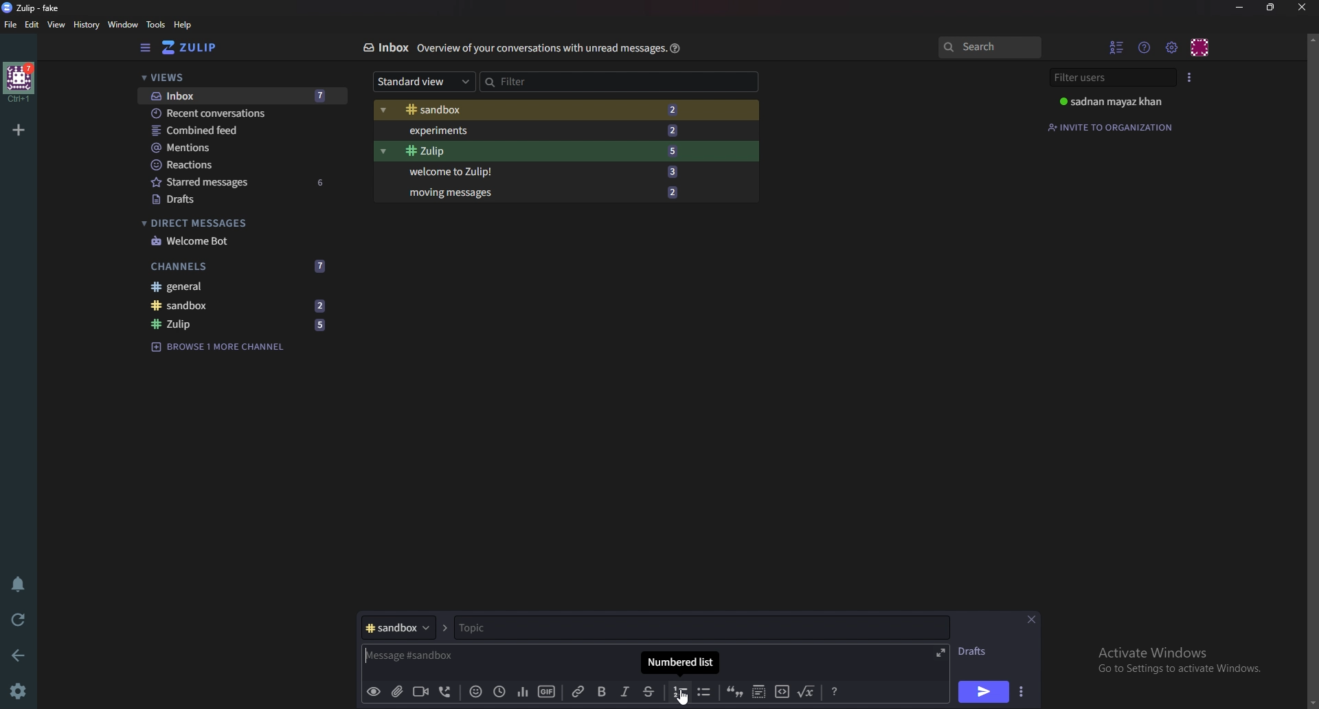 The image size is (1319, 709). Describe the element at coordinates (397, 628) in the screenshot. I see `Channel` at that location.